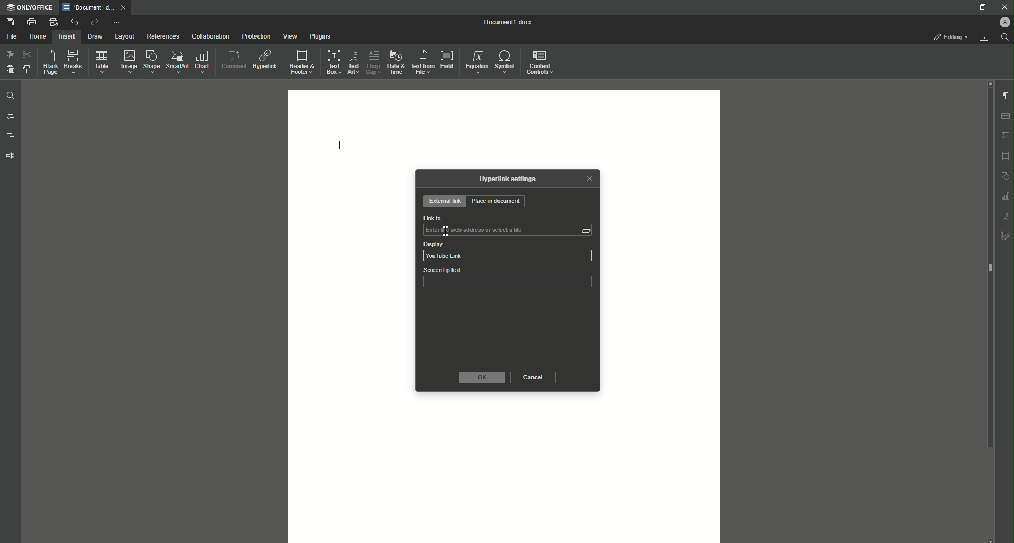 The width and height of the screenshot is (1014, 543). What do you see at coordinates (265, 61) in the screenshot?
I see `Hyperlink` at bounding box center [265, 61].